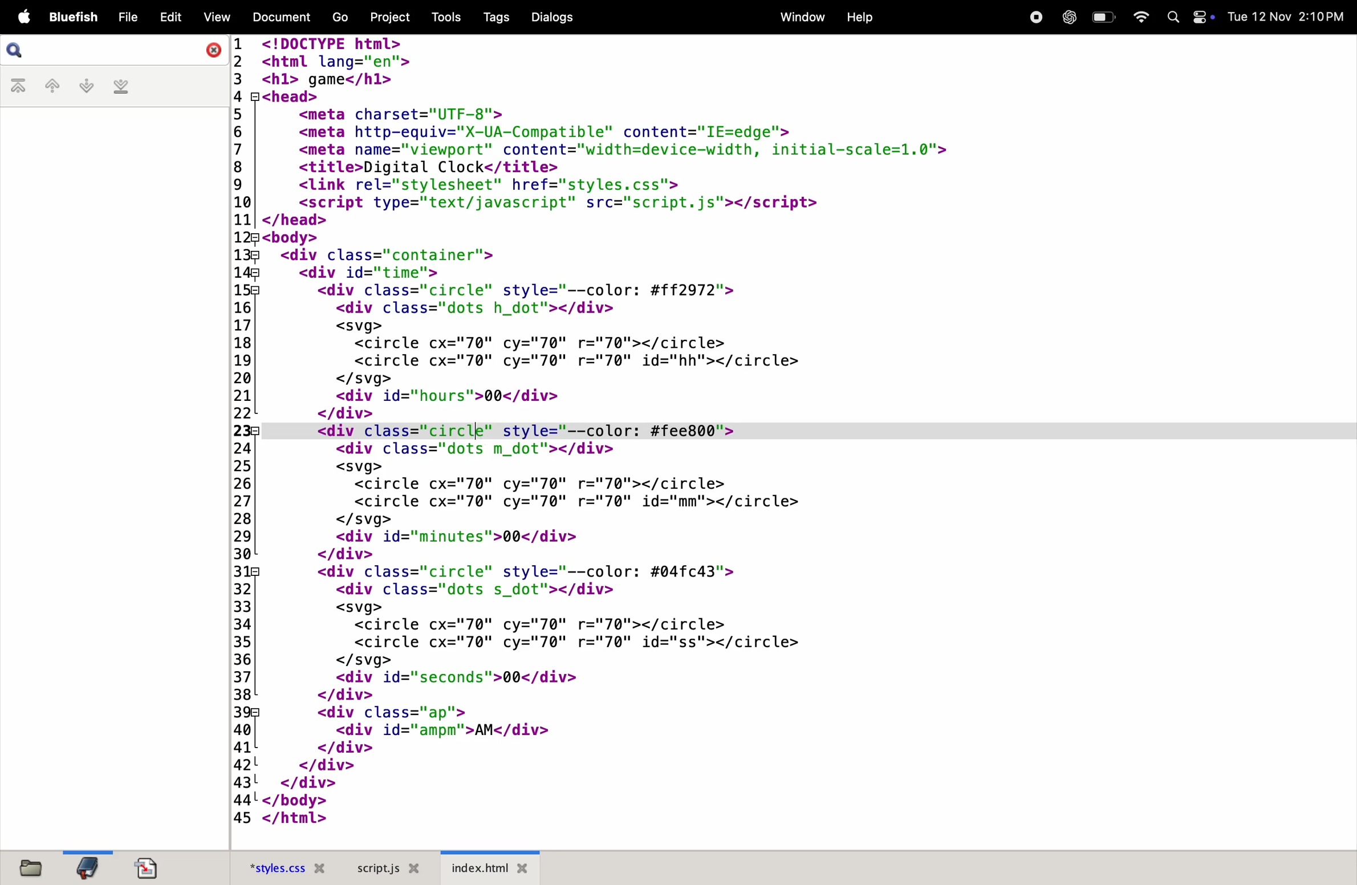 The width and height of the screenshot is (1357, 885). I want to click on tools, so click(444, 15).